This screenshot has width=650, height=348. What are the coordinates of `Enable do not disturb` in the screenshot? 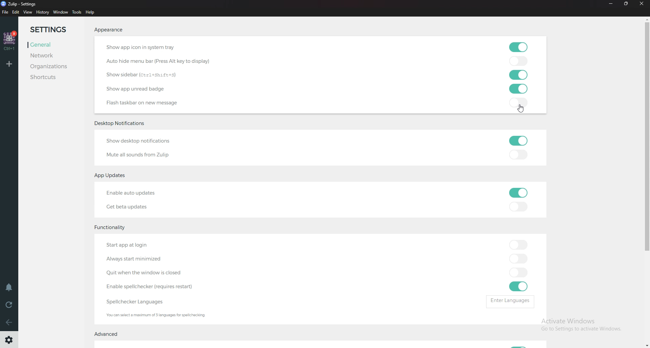 It's located at (9, 287).